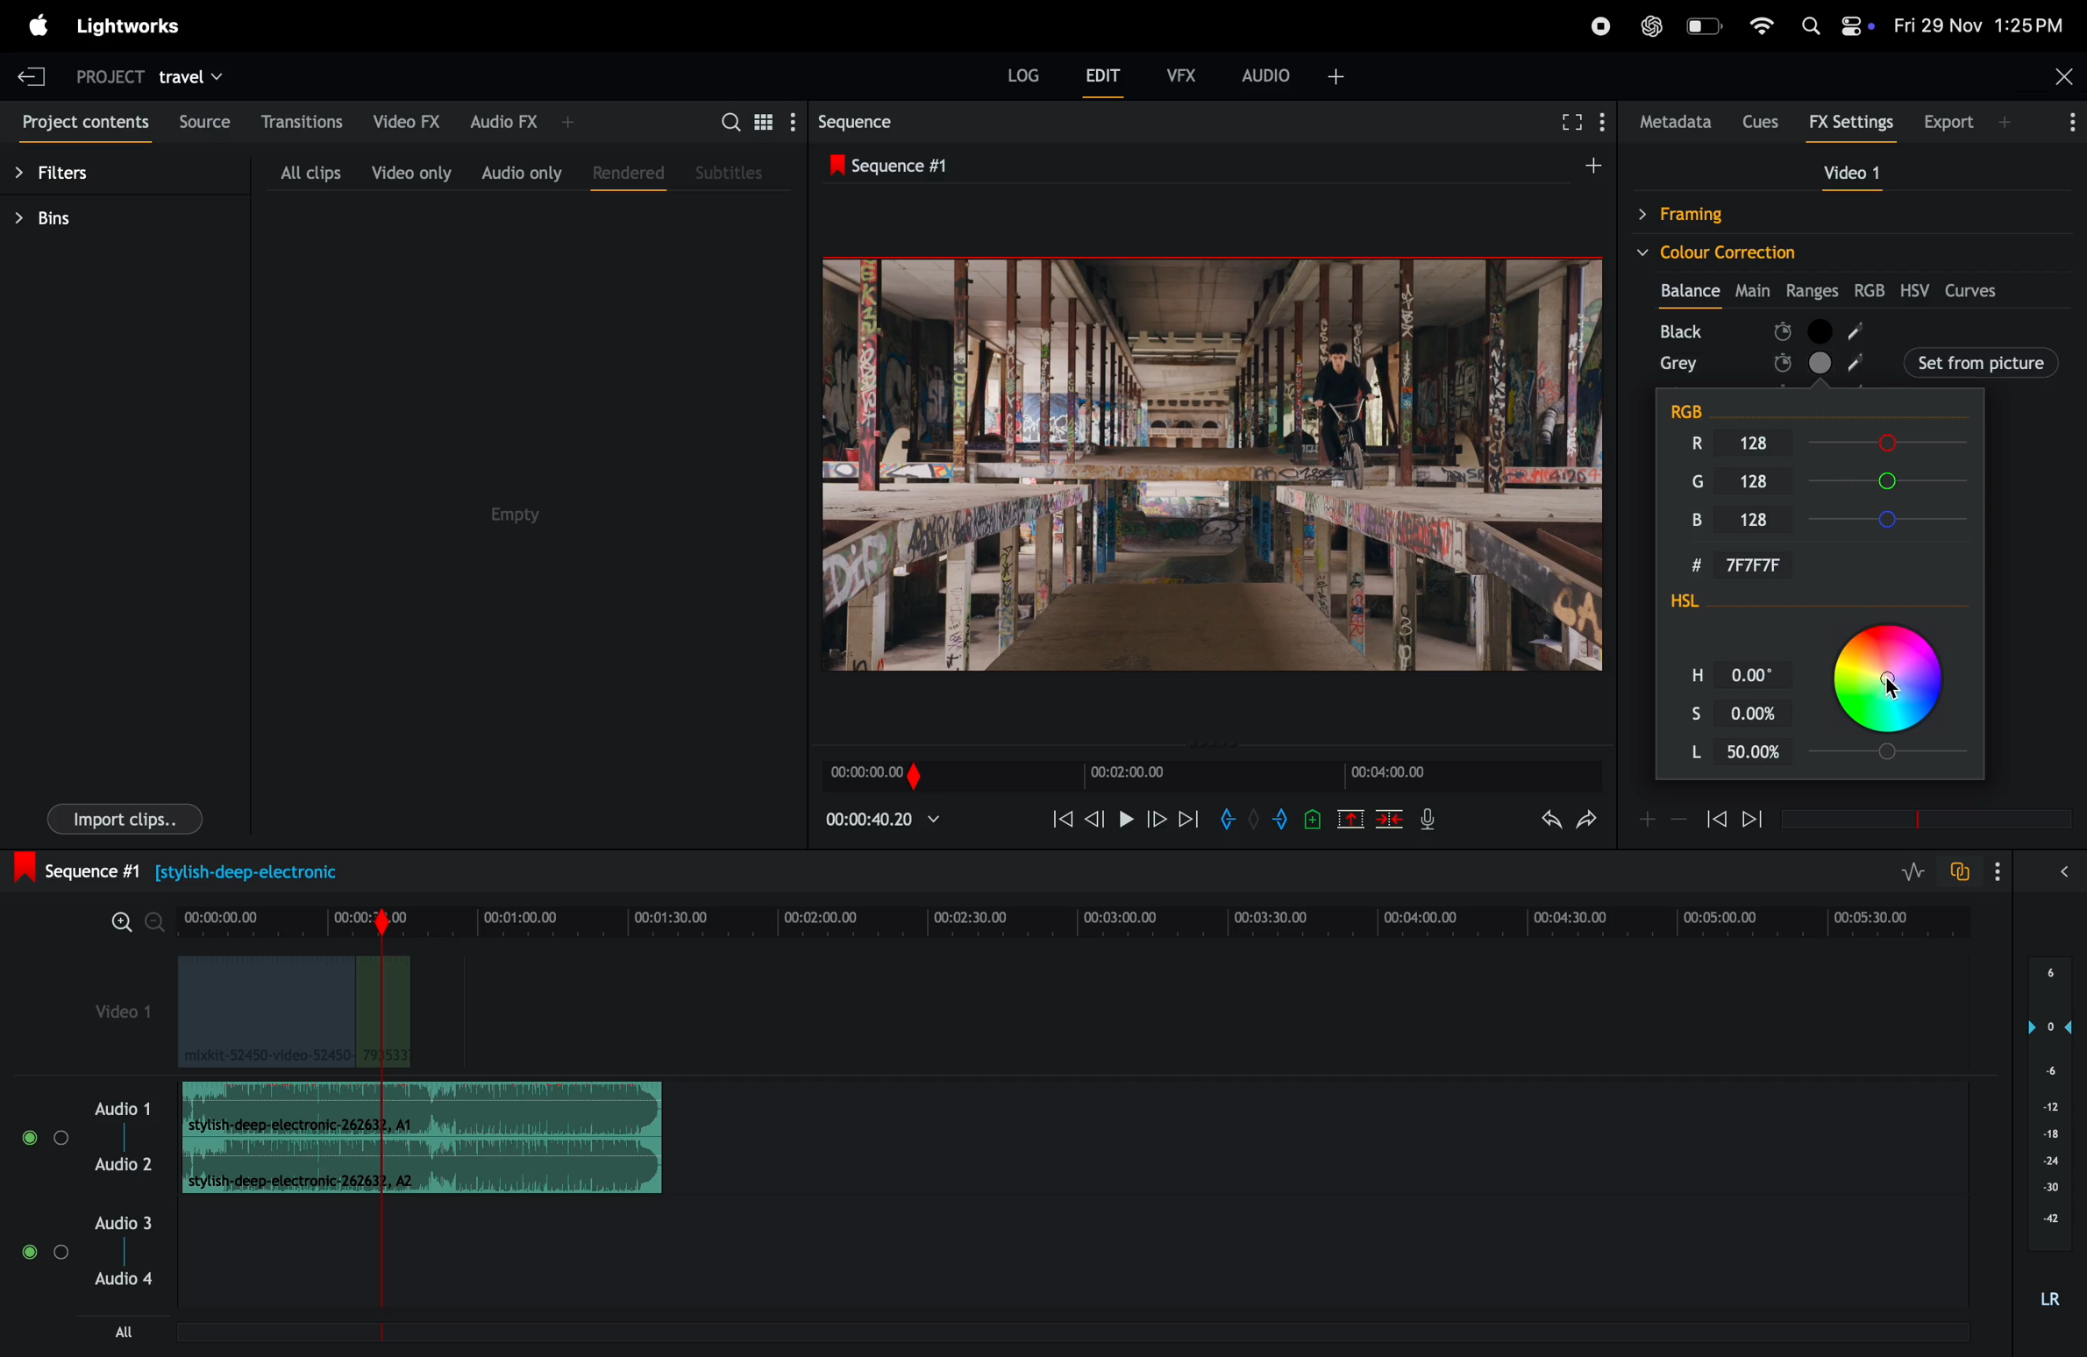 The height and width of the screenshot is (1357, 2087). Describe the element at coordinates (1682, 752) in the screenshot. I see `L` at that location.